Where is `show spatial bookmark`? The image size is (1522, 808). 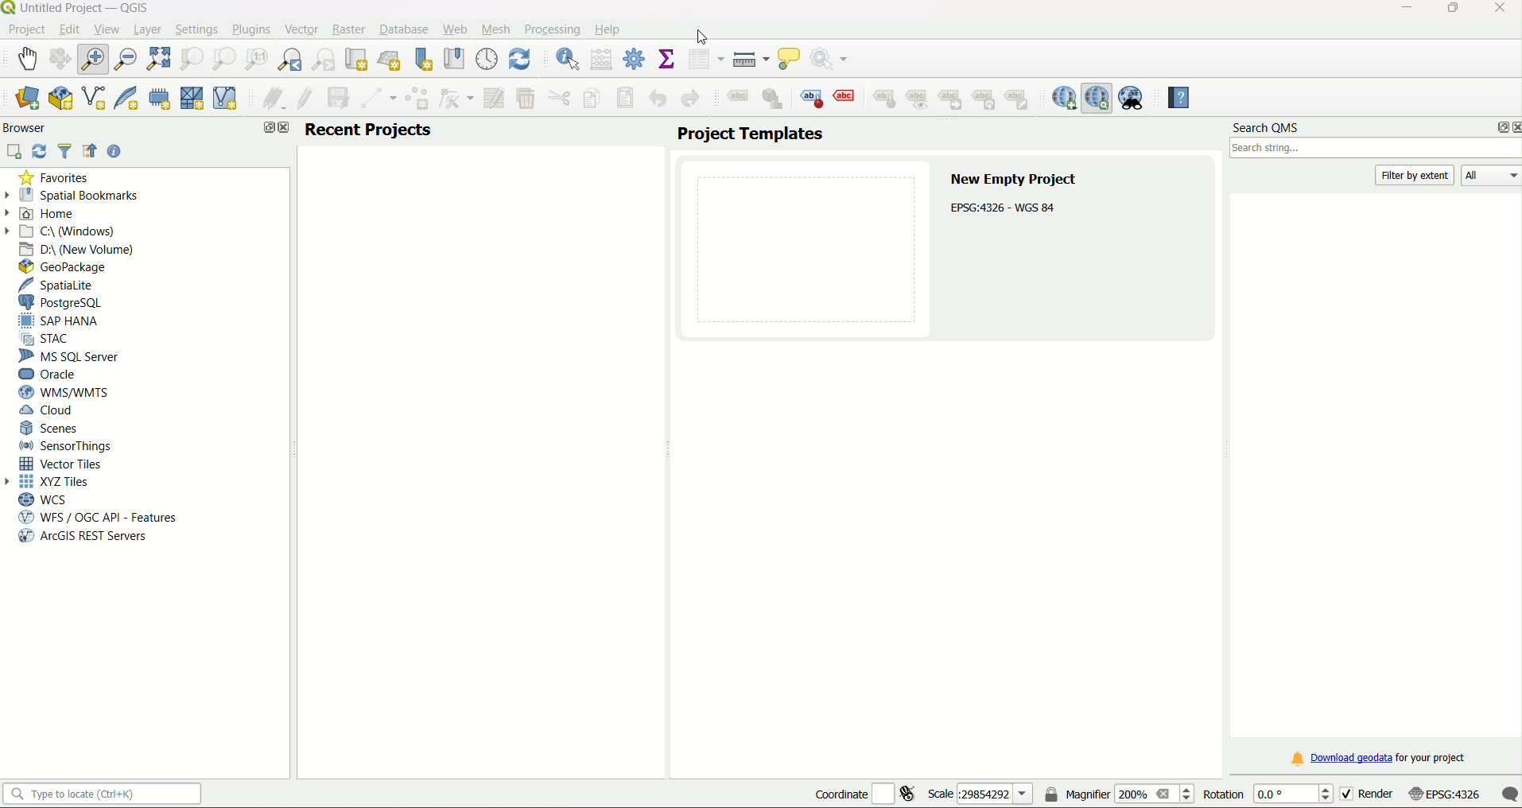 show spatial bookmark is located at coordinates (453, 58).